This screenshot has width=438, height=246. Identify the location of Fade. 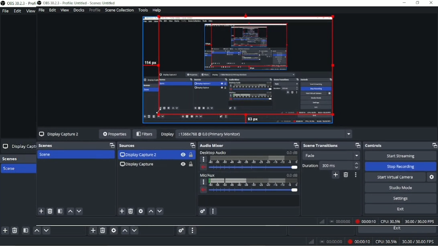
(333, 155).